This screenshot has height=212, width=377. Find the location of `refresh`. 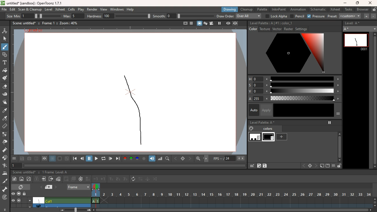

refresh is located at coordinates (103, 158).